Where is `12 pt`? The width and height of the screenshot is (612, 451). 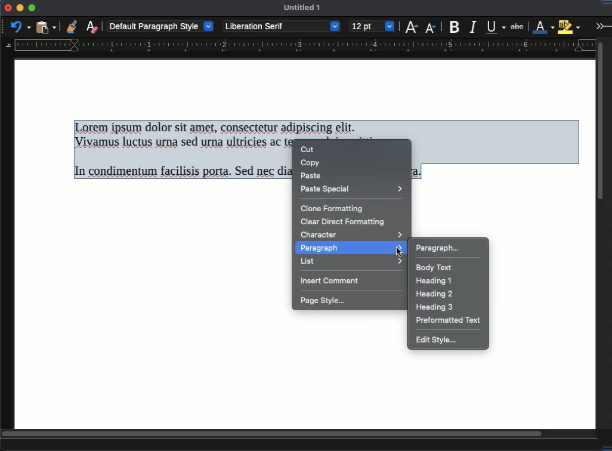
12 pt is located at coordinates (372, 27).